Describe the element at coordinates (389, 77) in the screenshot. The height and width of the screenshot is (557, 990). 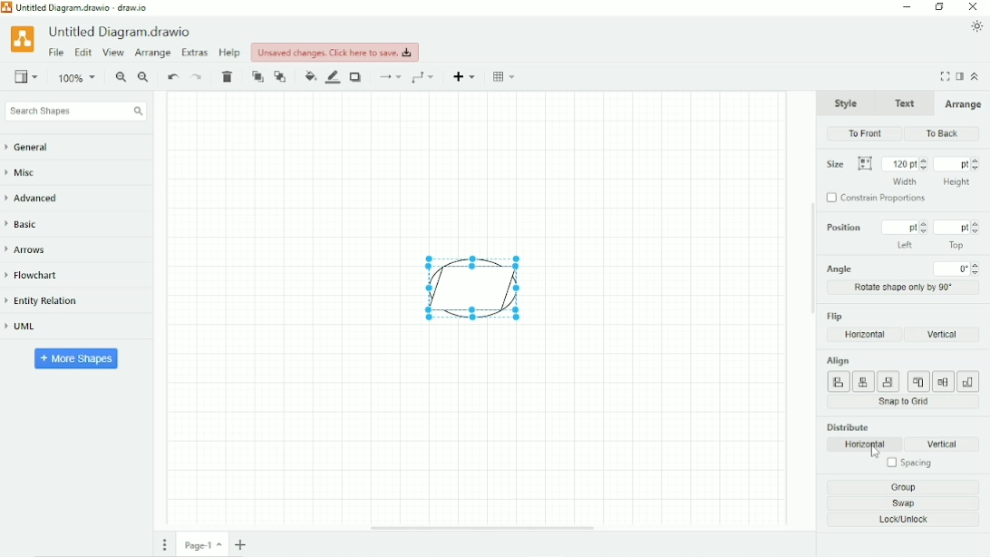
I see `Connection` at that location.